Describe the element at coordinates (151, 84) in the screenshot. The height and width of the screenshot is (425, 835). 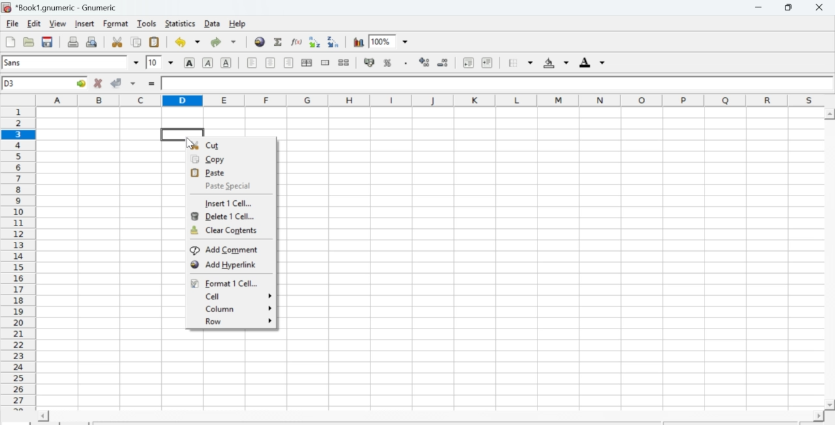
I see `=` at that location.